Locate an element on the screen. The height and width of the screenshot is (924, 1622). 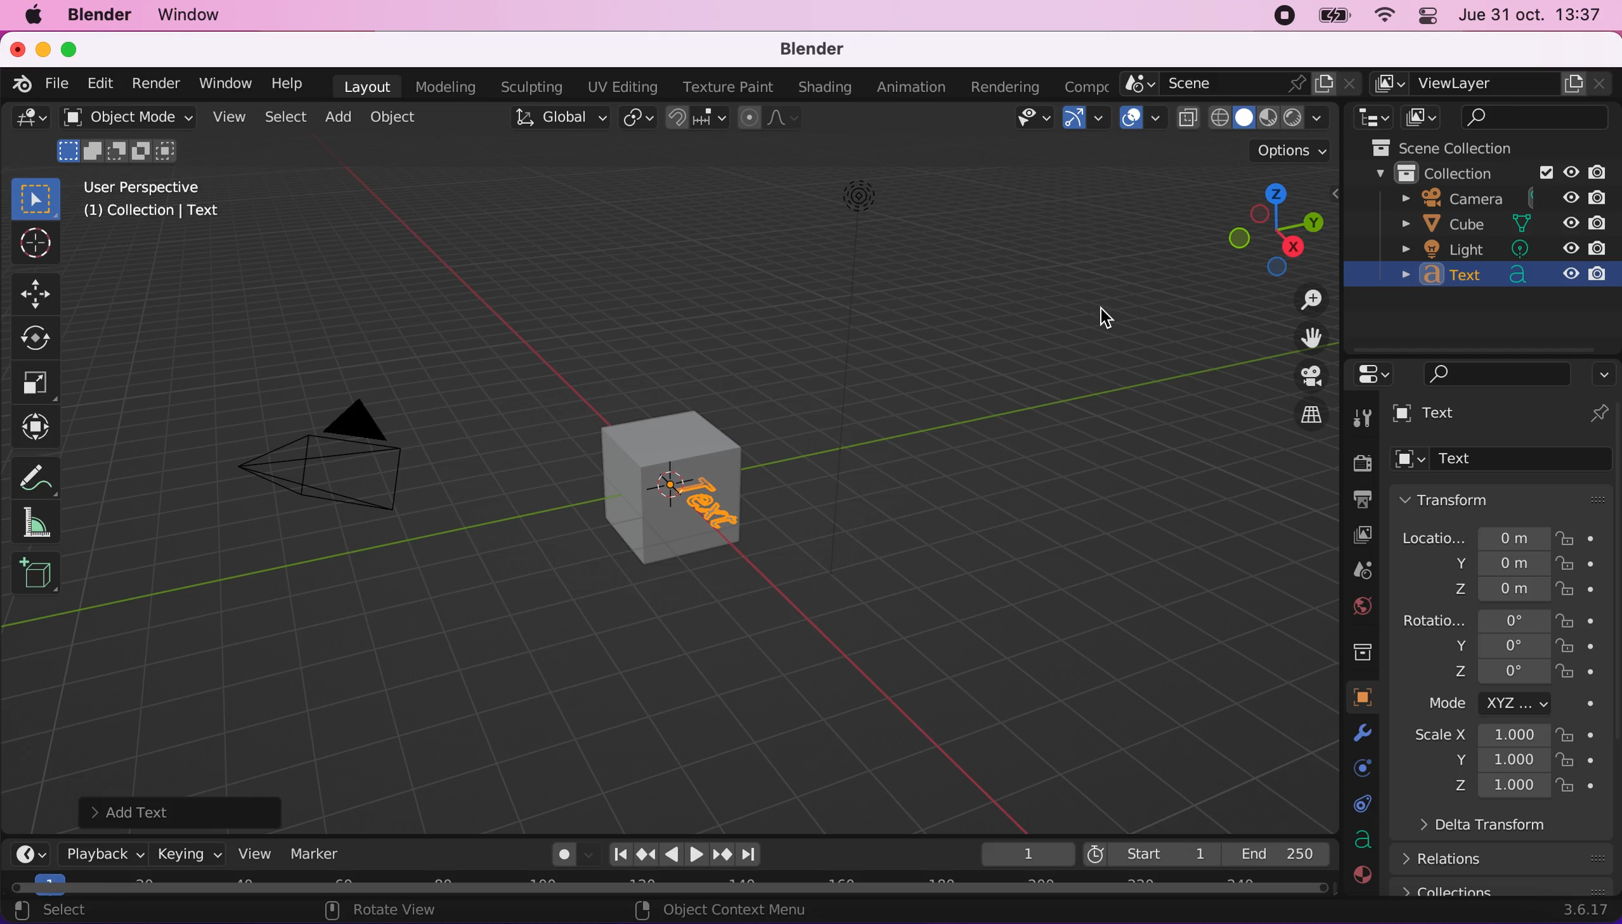
maximize is located at coordinates (77, 48).